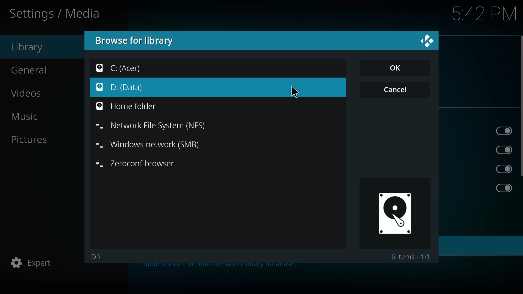  What do you see at coordinates (121, 68) in the screenshot?
I see `c` at bounding box center [121, 68].